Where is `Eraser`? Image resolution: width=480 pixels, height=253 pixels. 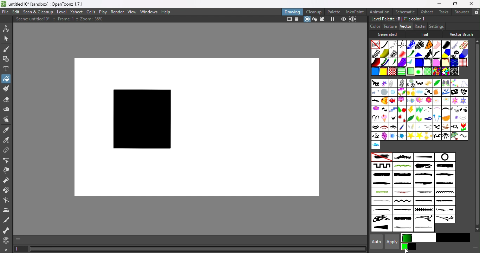
Eraser is located at coordinates (6, 101).